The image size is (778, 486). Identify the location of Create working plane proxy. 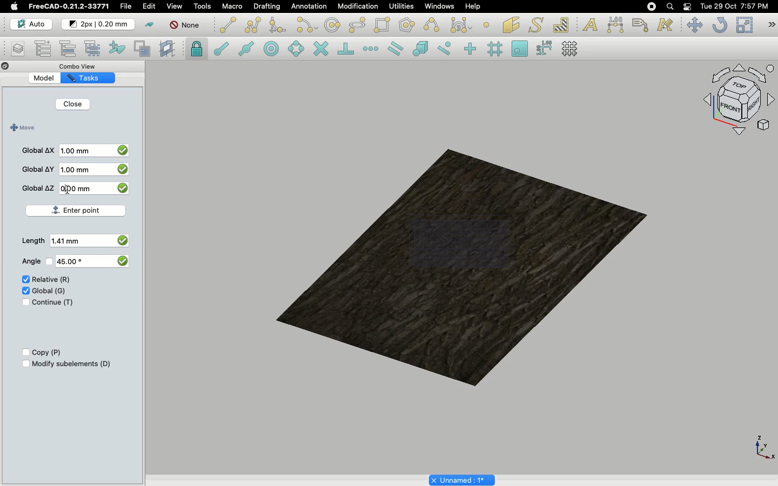
(144, 49).